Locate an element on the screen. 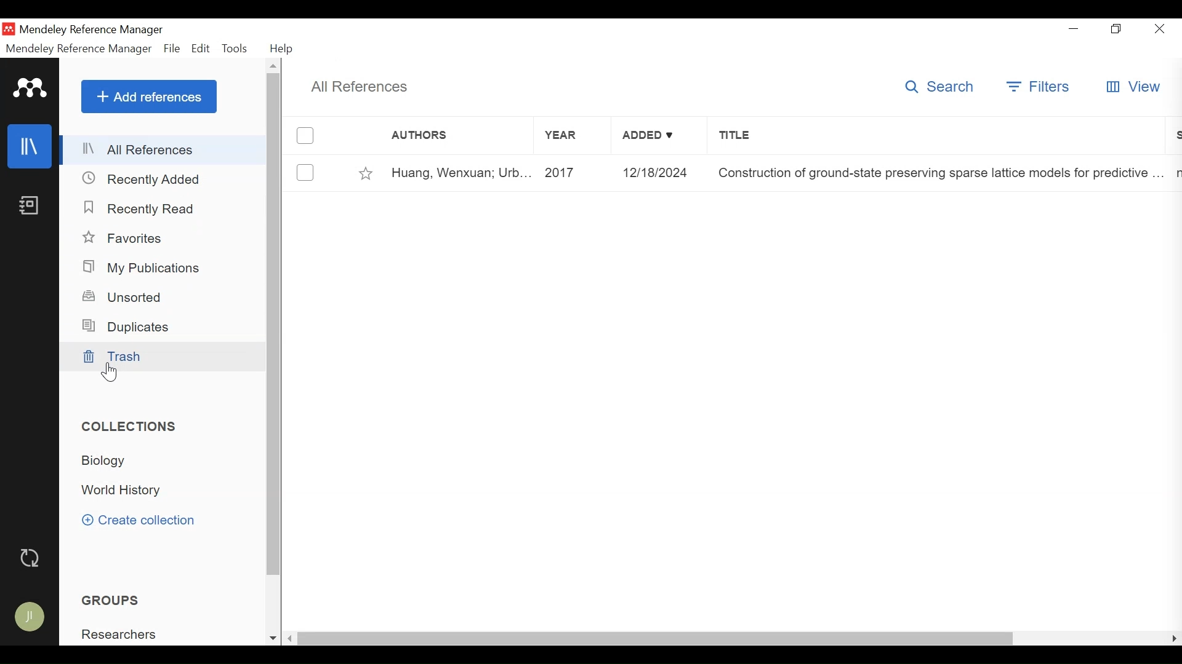 The height and width of the screenshot is (664, 1182). Sync is located at coordinates (32, 558).